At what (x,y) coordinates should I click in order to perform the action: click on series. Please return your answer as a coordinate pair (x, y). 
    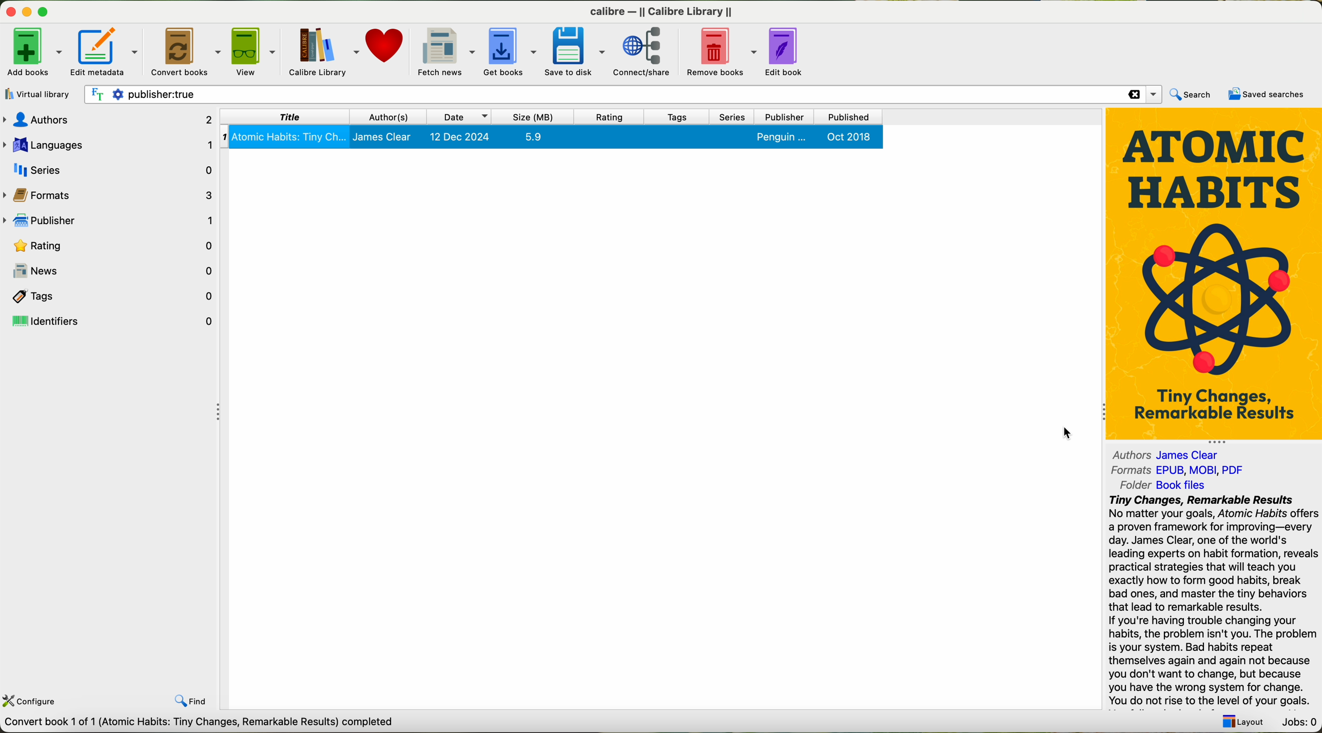
    Looking at the image, I should click on (111, 170).